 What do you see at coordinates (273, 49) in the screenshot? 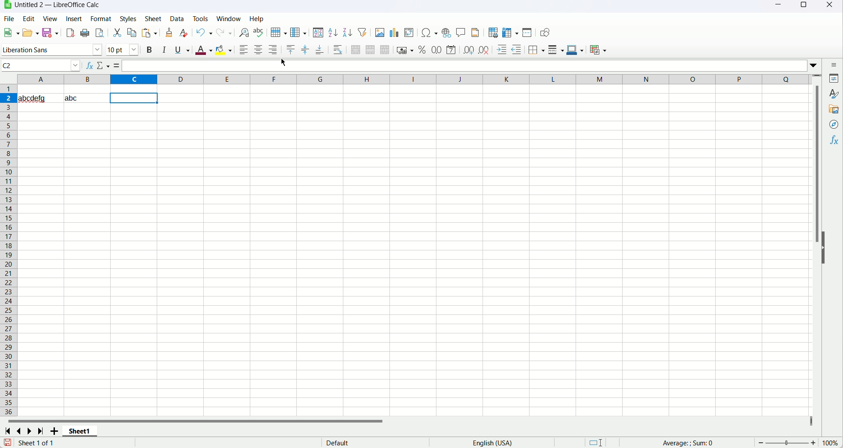
I see `align right` at bounding box center [273, 49].